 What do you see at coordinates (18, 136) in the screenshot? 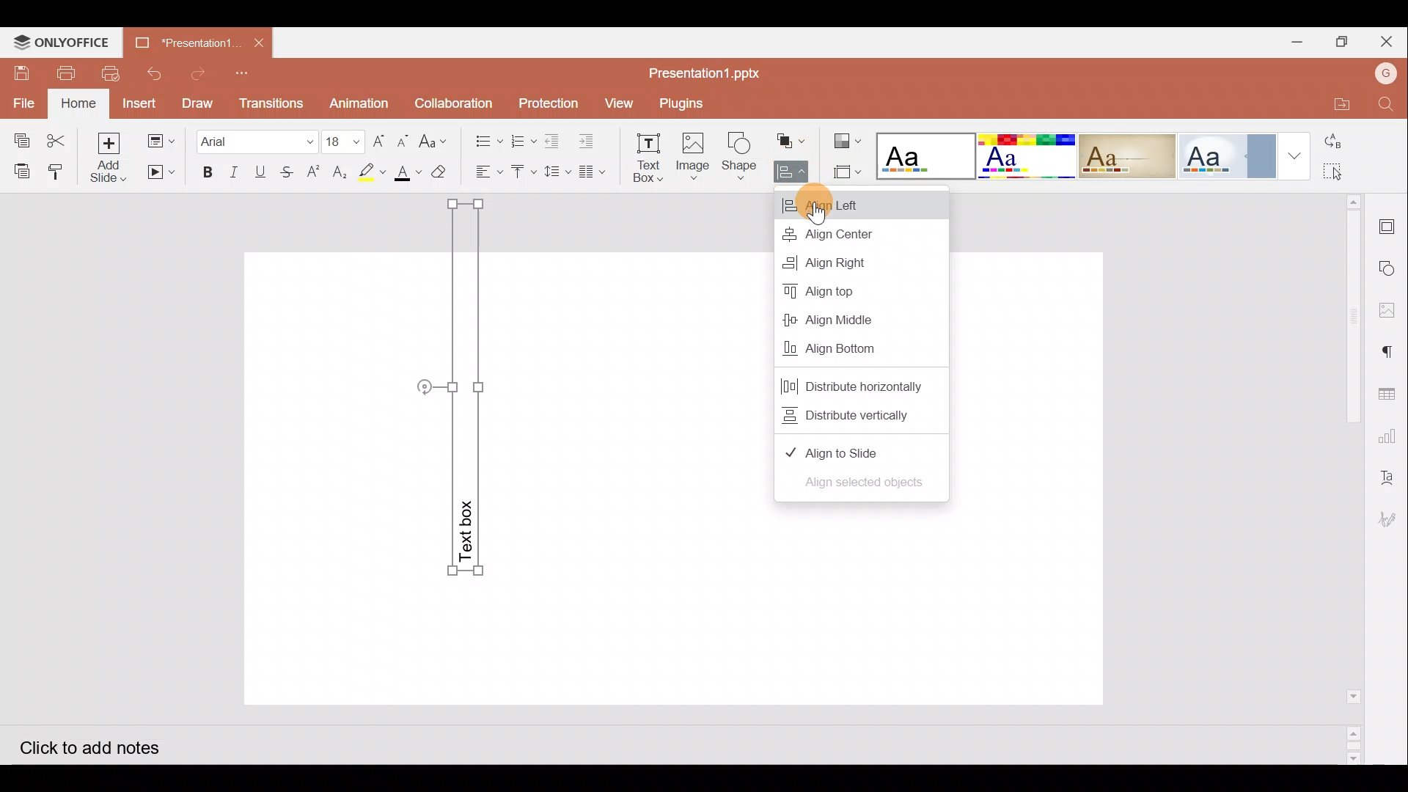
I see `Copy` at bounding box center [18, 136].